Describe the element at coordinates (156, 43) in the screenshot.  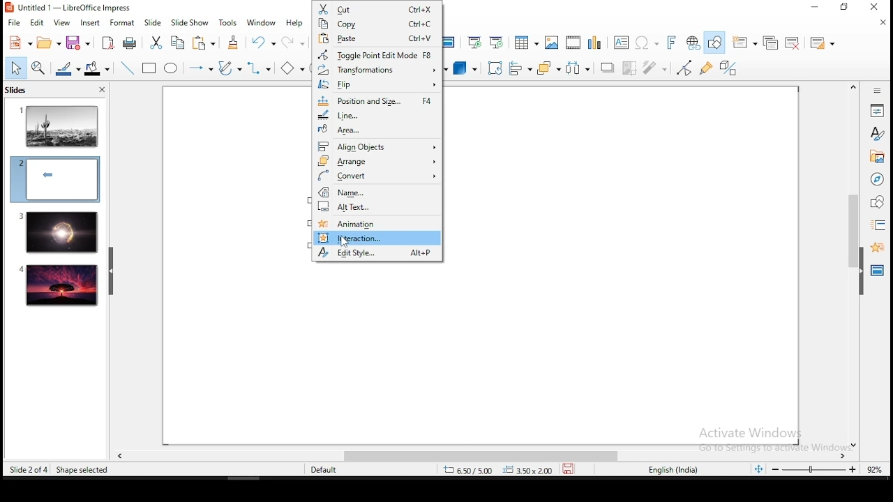
I see `cut` at that location.